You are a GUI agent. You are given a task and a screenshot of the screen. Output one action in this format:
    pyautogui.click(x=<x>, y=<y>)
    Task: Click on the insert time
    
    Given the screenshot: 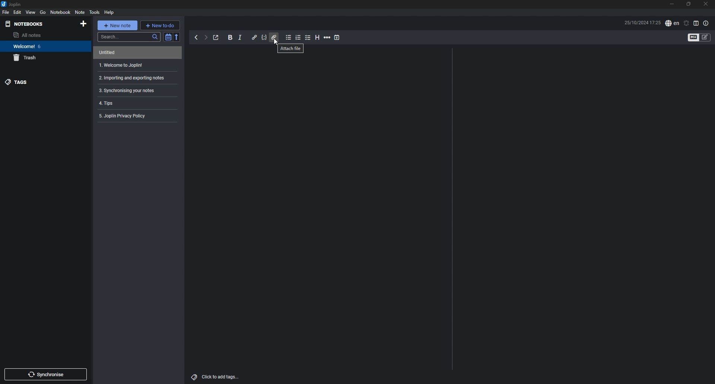 What is the action you would take?
    pyautogui.click(x=337, y=38)
    